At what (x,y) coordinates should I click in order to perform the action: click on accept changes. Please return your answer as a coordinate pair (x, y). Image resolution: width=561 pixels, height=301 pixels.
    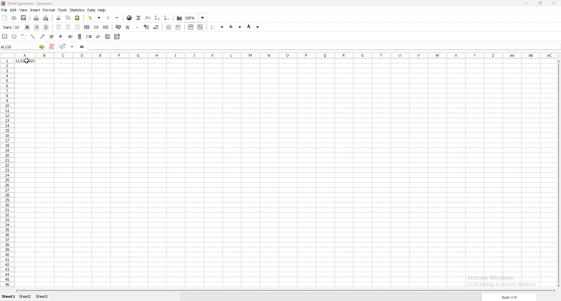
    Looking at the image, I should click on (62, 46).